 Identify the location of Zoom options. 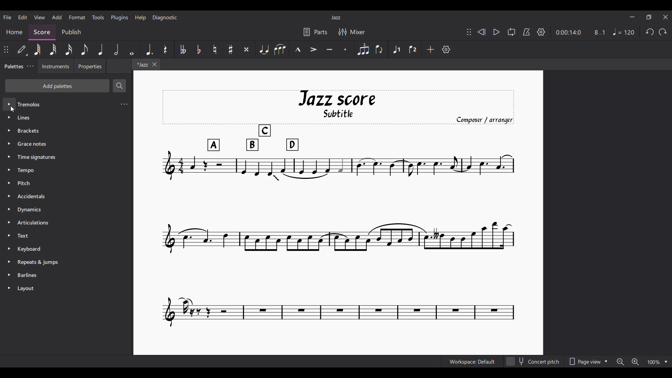
(657, 362).